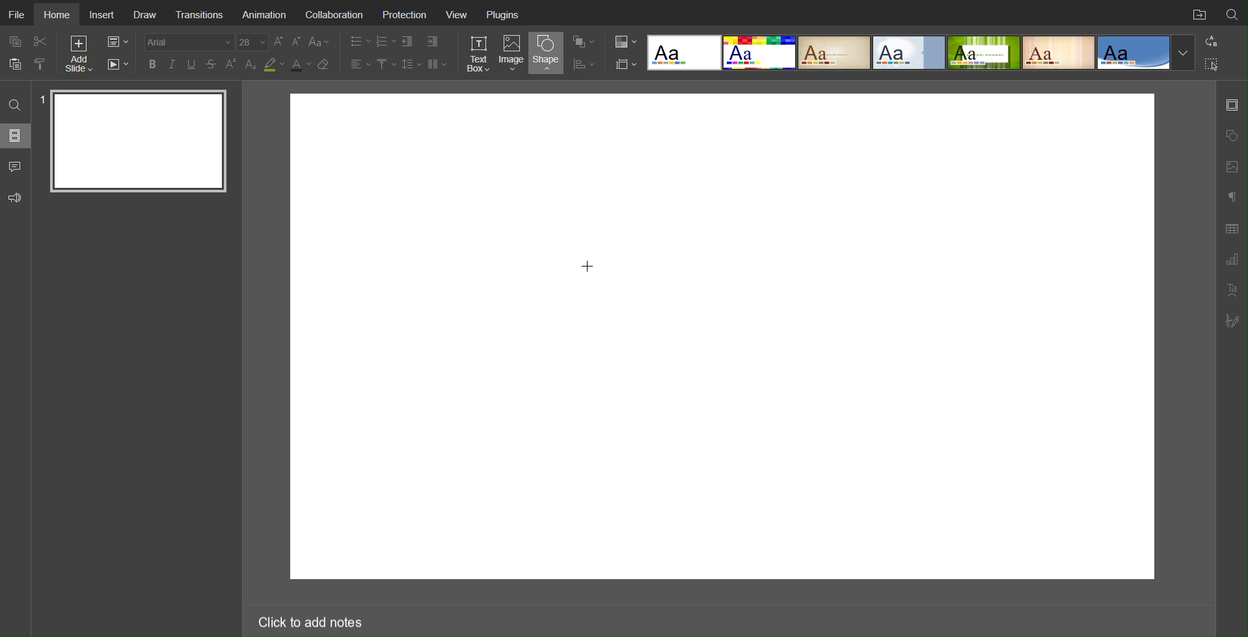 This screenshot has width=1248, height=637. What do you see at coordinates (1232, 260) in the screenshot?
I see `Paragraph Settings` at bounding box center [1232, 260].